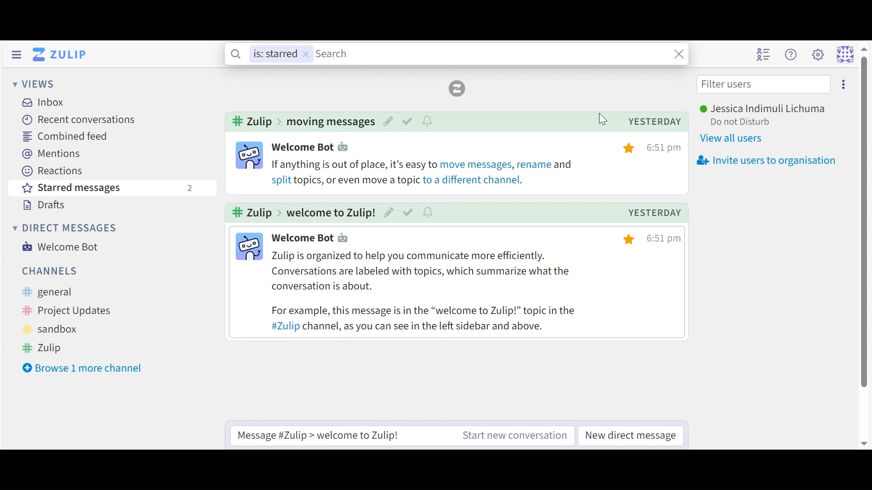 This screenshot has width=872, height=490. What do you see at coordinates (335, 435) in the screenshot?
I see `Reply to message` at bounding box center [335, 435].